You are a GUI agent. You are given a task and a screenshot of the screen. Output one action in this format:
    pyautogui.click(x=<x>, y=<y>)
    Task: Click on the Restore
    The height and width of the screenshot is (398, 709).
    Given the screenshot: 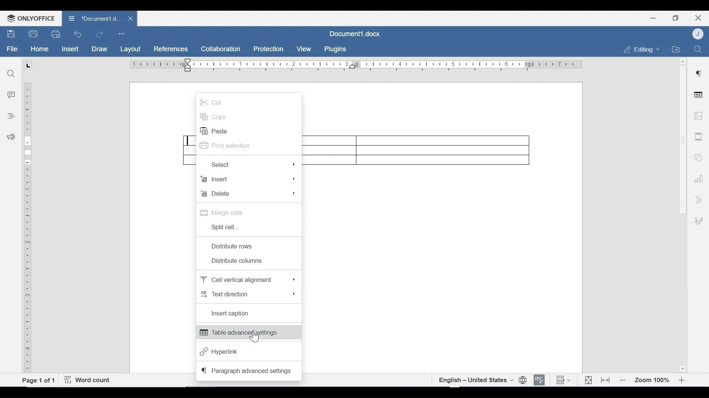 What is the action you would take?
    pyautogui.click(x=675, y=18)
    